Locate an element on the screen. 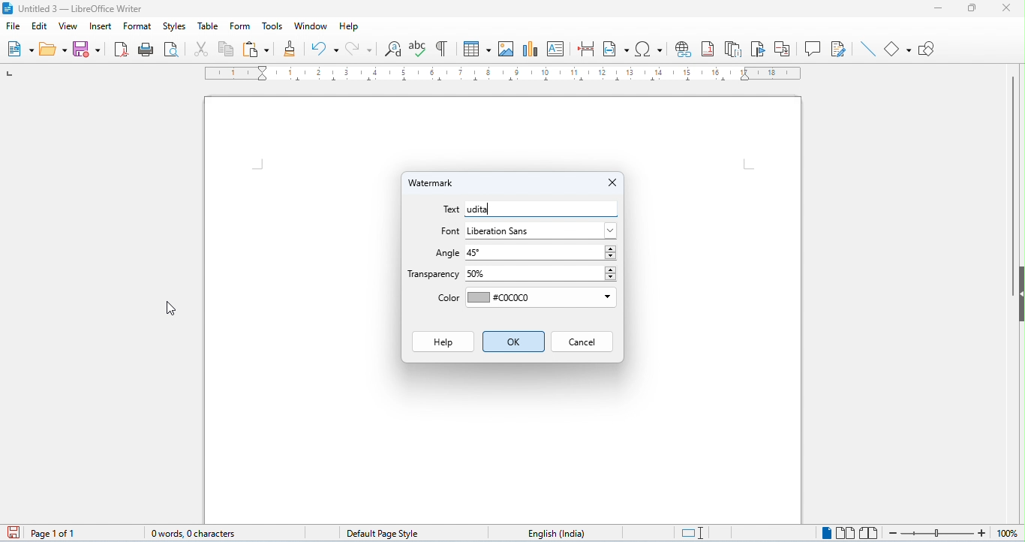 This screenshot has width=1025, height=542. show draw functions is located at coordinates (927, 50).